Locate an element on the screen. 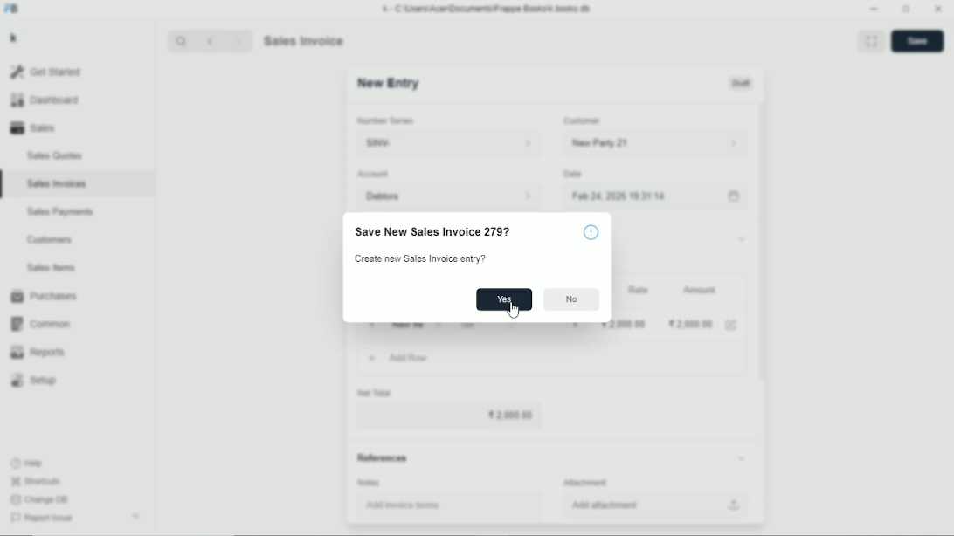 The height and width of the screenshot is (536, 954). Toggle between form and full width is located at coordinates (907, 10).